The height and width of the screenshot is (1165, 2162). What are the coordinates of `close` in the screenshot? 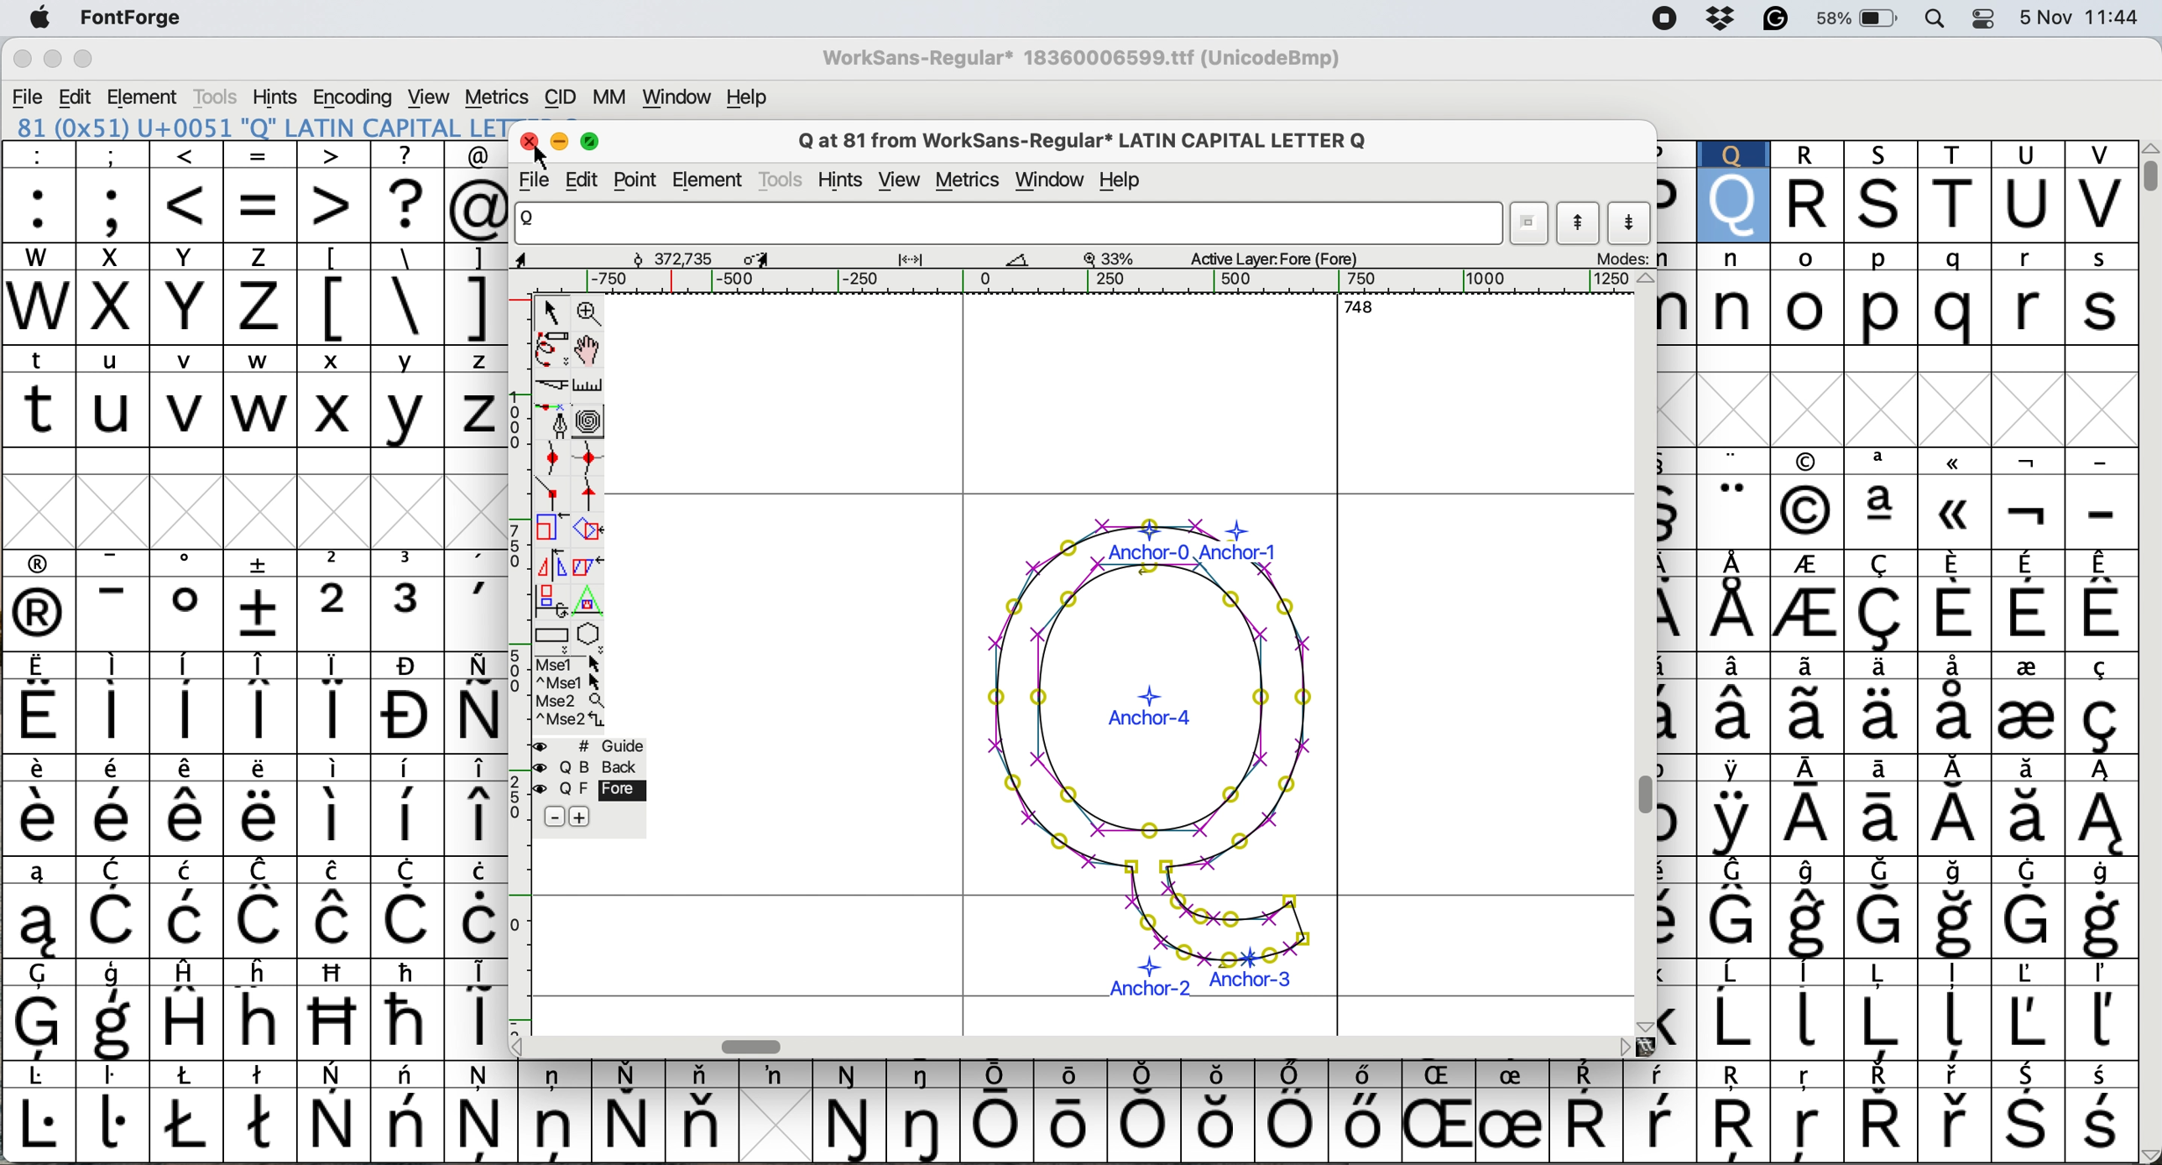 It's located at (22, 58).